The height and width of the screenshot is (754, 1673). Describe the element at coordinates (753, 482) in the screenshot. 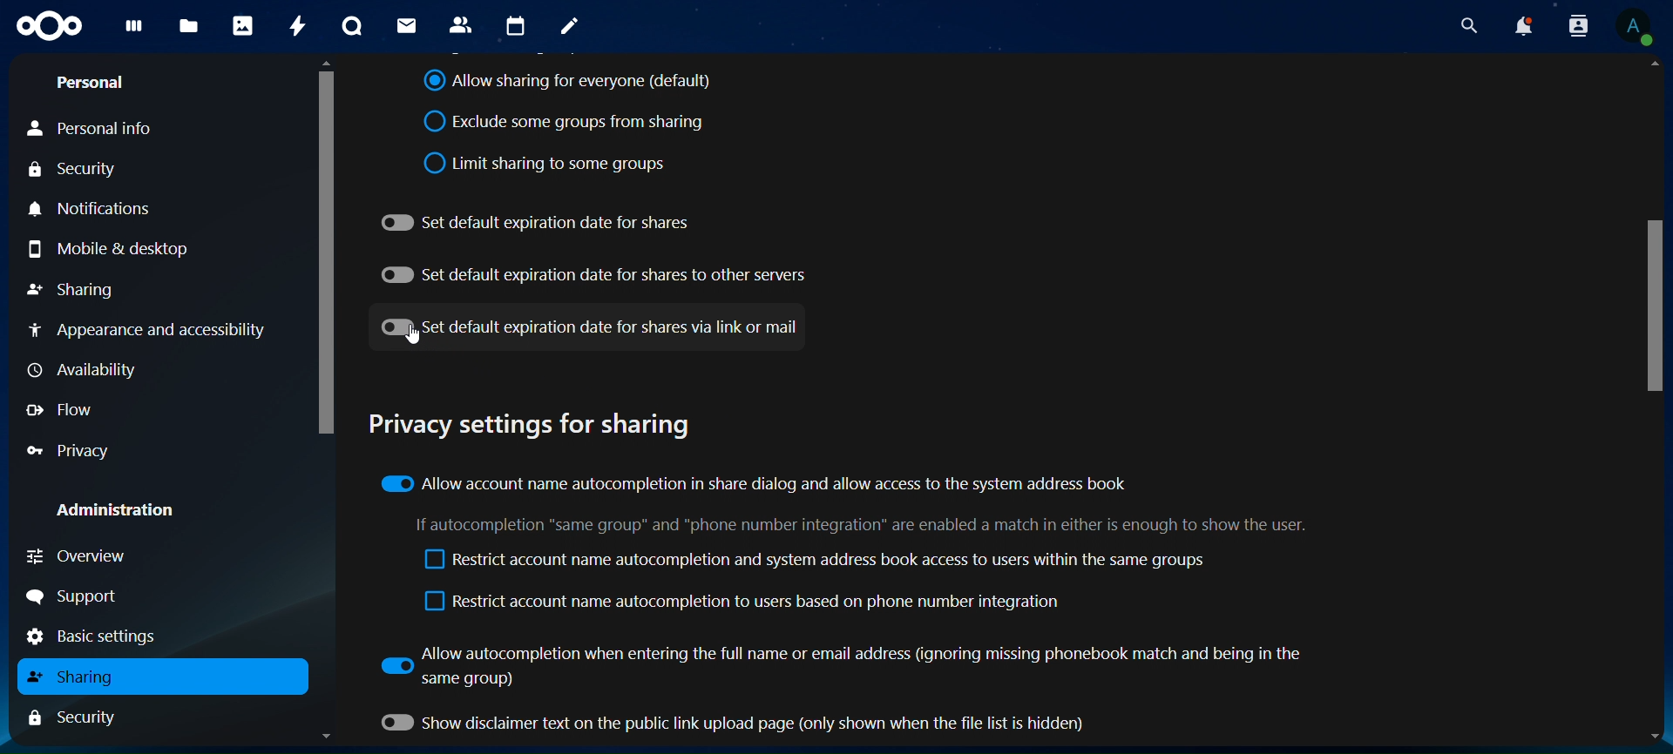

I see `allow account name autocompletion in share dialog and allow acess to the system address book` at that location.